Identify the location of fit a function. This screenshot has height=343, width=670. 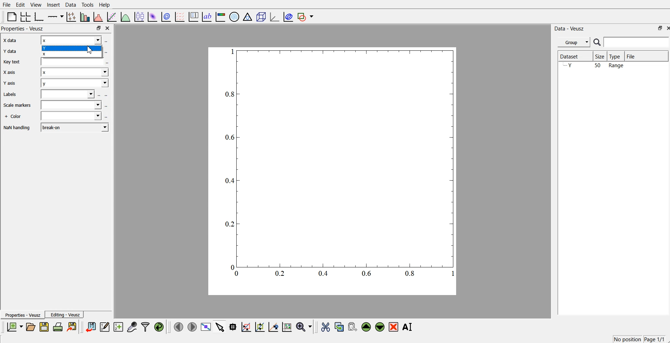
(113, 16).